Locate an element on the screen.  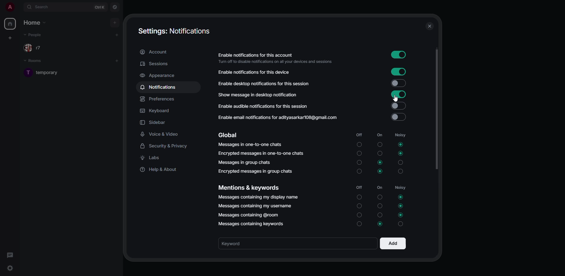
add is located at coordinates (115, 22).